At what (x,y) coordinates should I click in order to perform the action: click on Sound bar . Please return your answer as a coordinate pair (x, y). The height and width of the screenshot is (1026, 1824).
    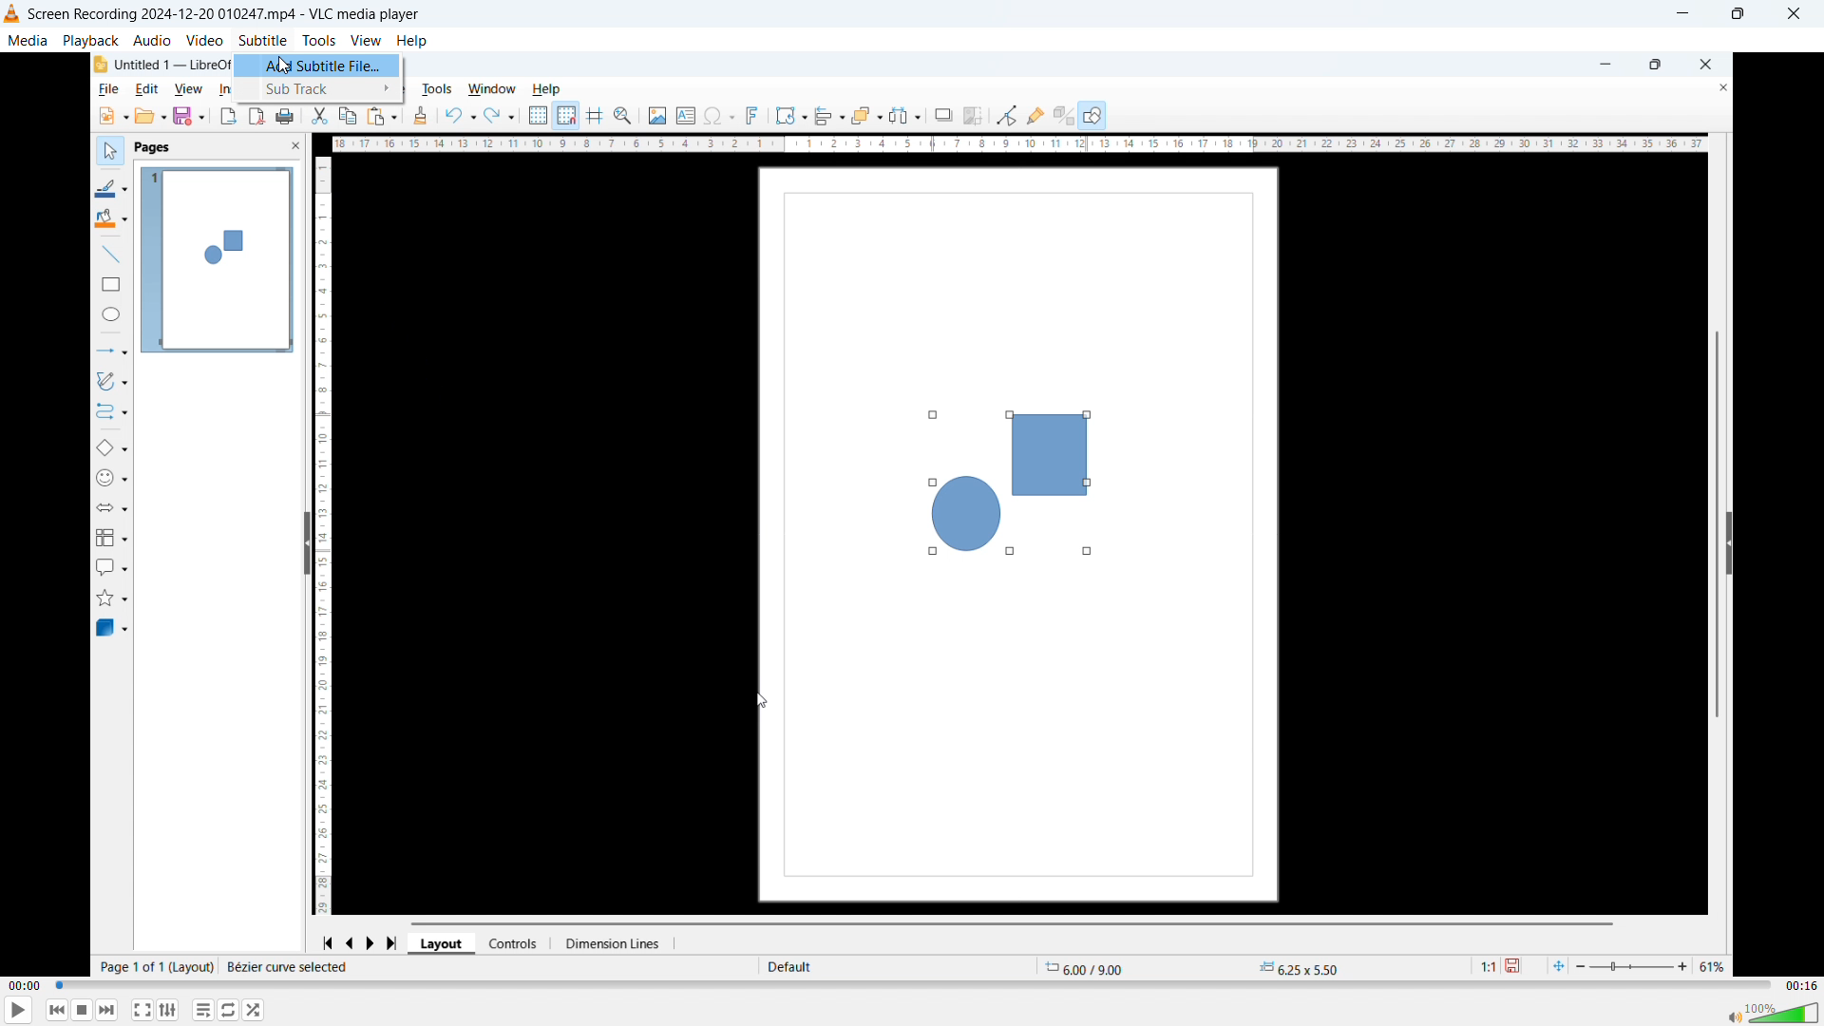
    Looking at the image, I should click on (1775, 1012).